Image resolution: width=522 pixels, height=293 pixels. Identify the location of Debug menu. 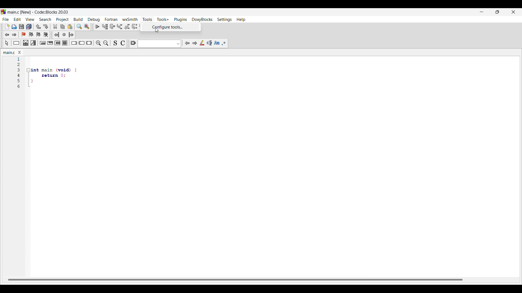
(94, 20).